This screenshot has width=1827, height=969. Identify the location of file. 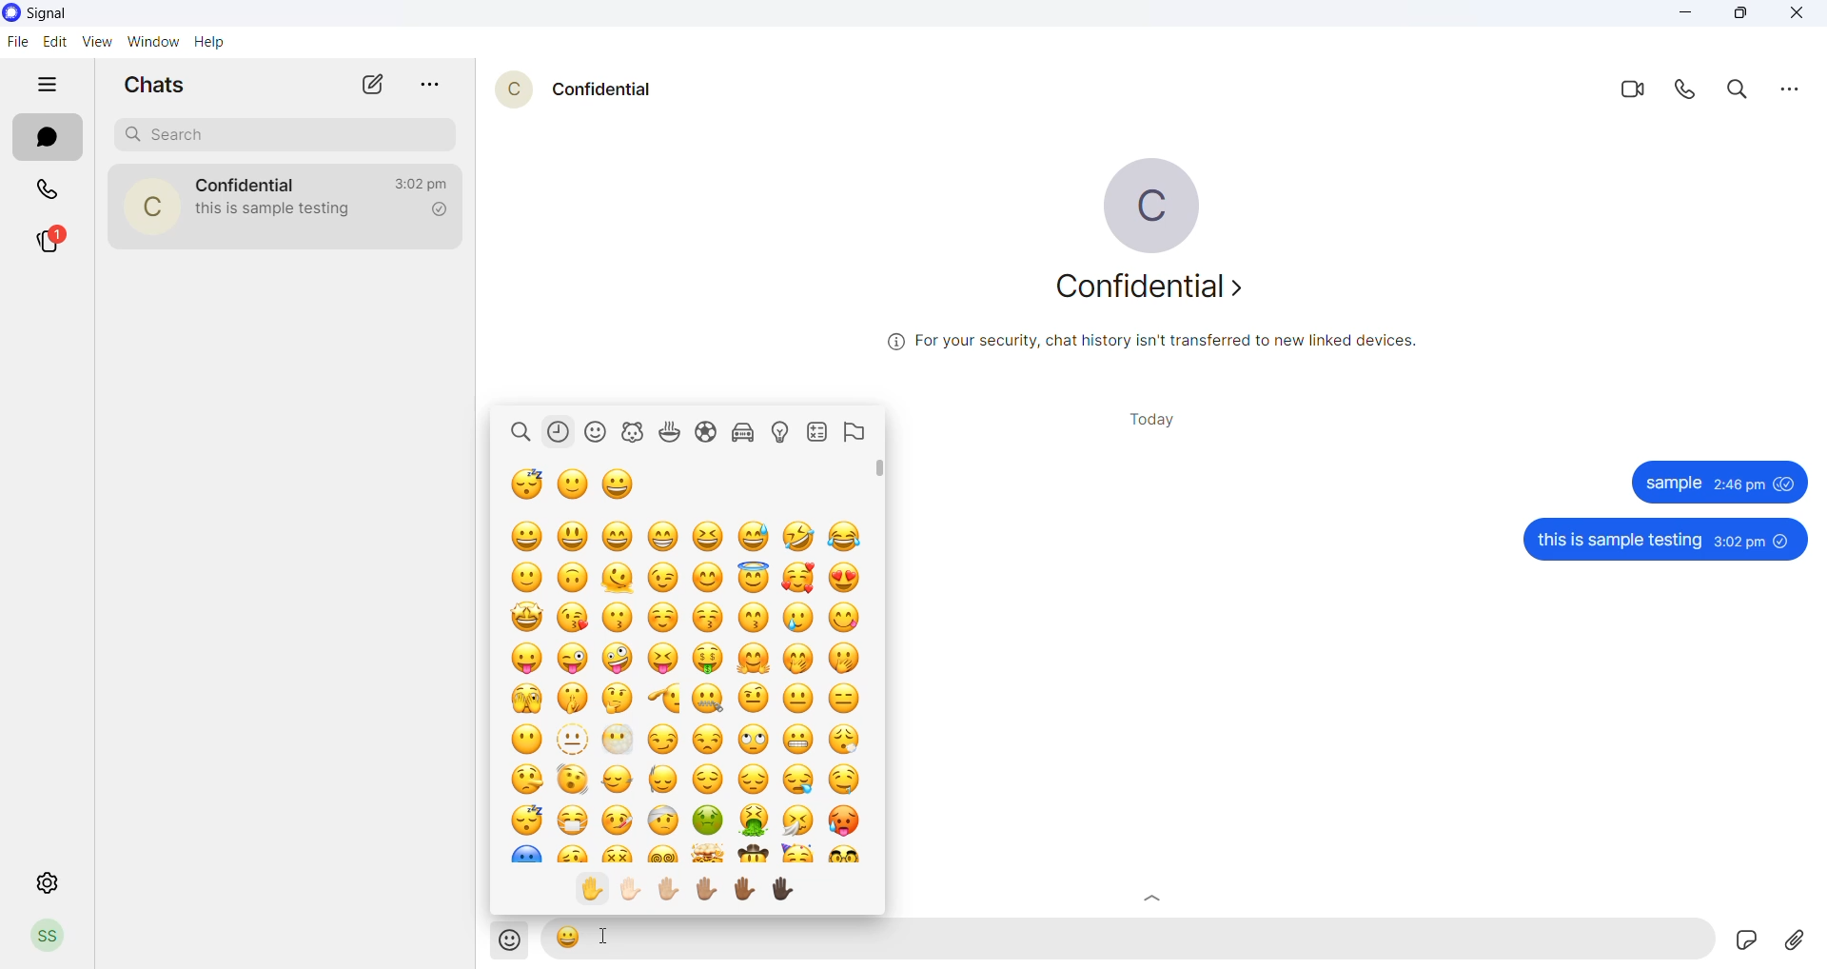
(17, 43).